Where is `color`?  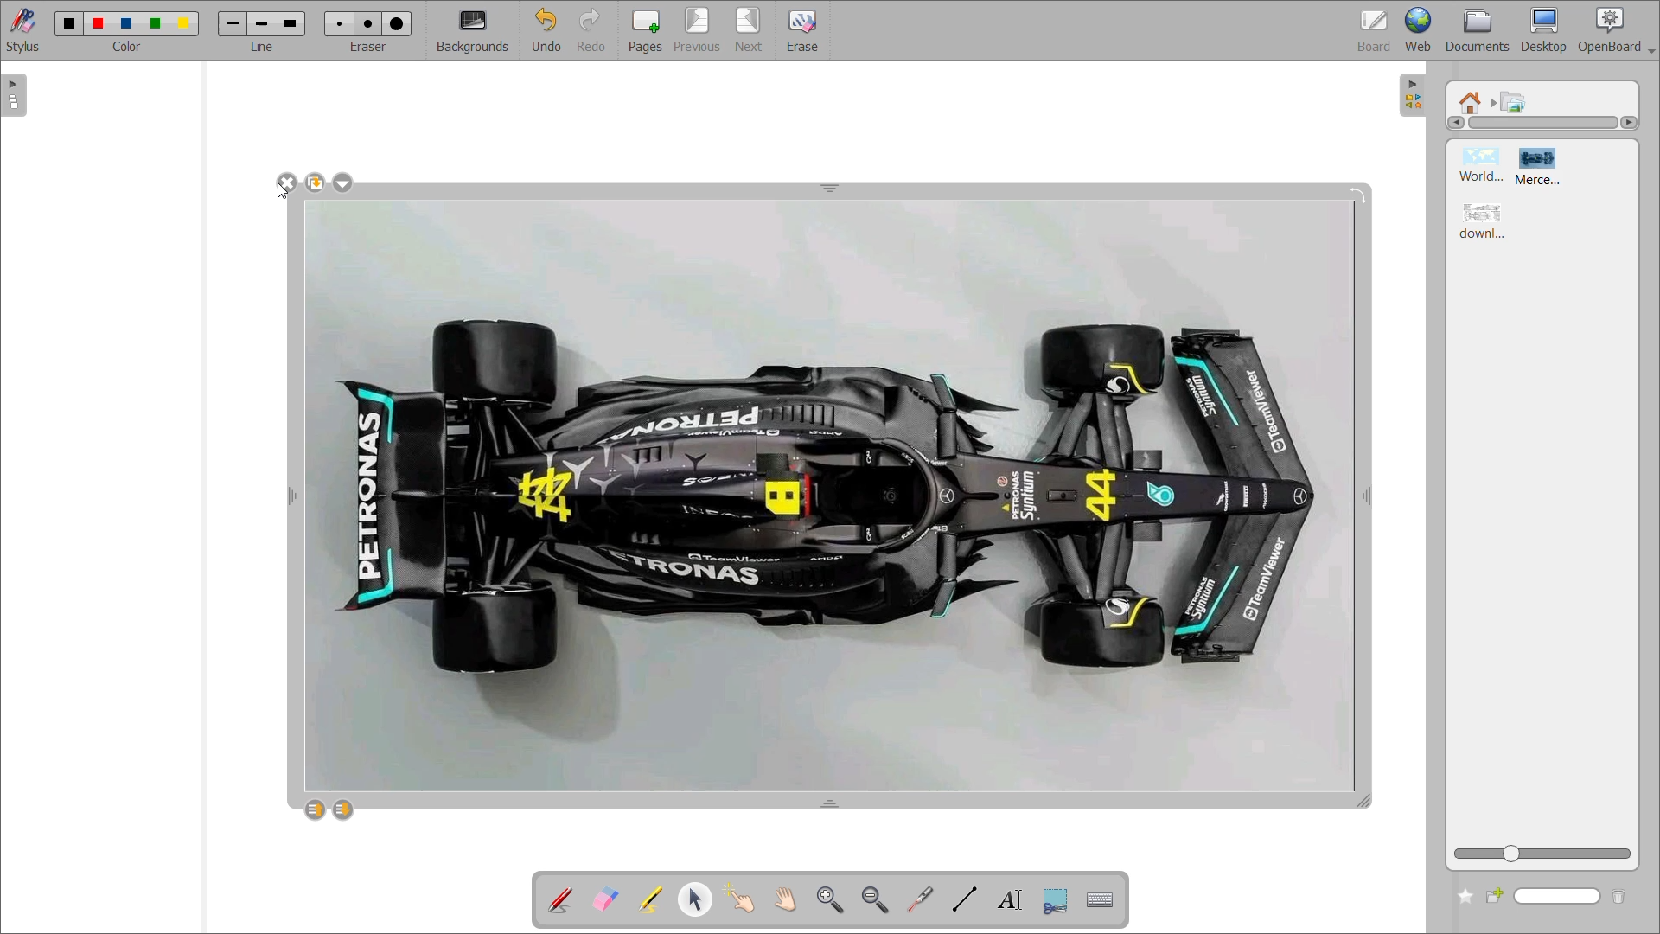
color is located at coordinates (132, 52).